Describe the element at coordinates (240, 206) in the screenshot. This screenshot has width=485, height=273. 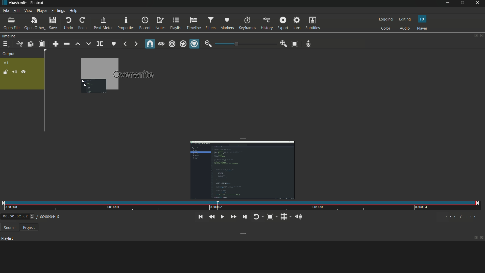
I see `time` at that location.